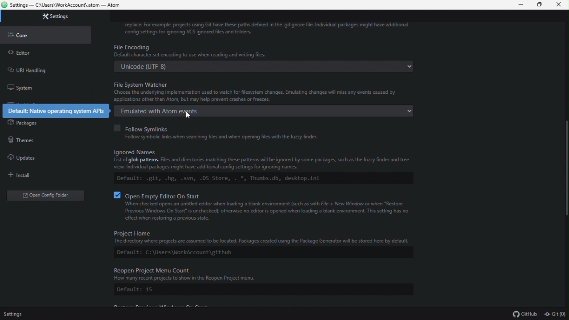 This screenshot has width=569, height=320. Describe the element at coordinates (526, 315) in the screenshot. I see `github` at that location.